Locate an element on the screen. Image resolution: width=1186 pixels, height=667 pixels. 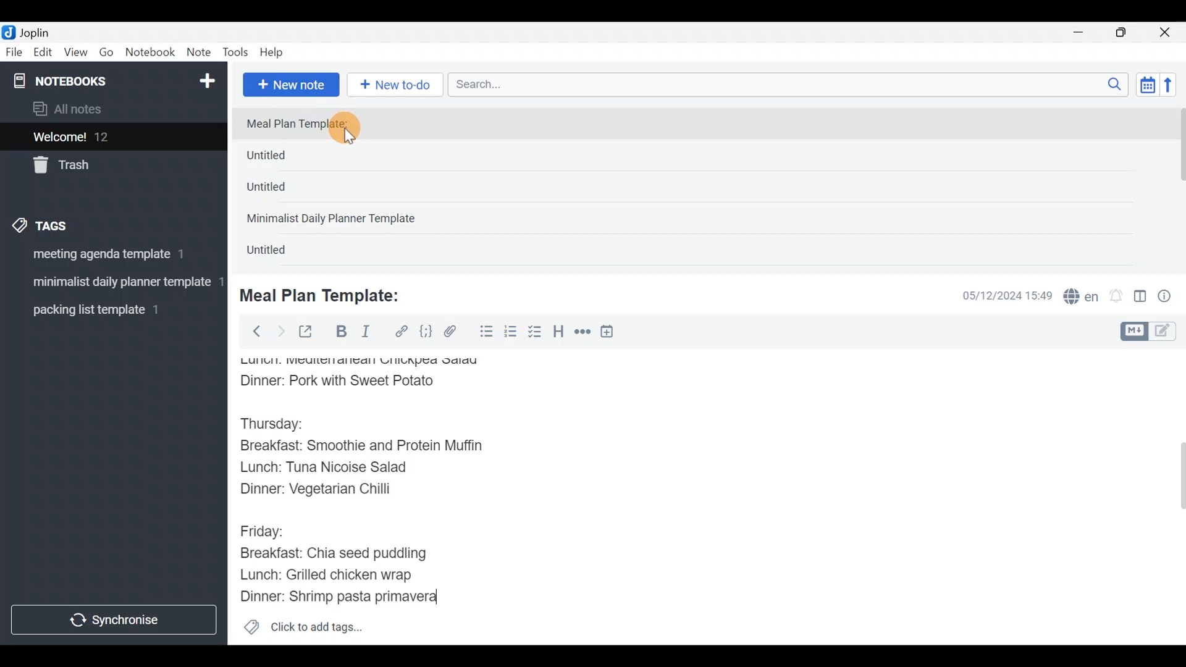
Lunch: Tuna Nicoise Salad is located at coordinates (334, 470).